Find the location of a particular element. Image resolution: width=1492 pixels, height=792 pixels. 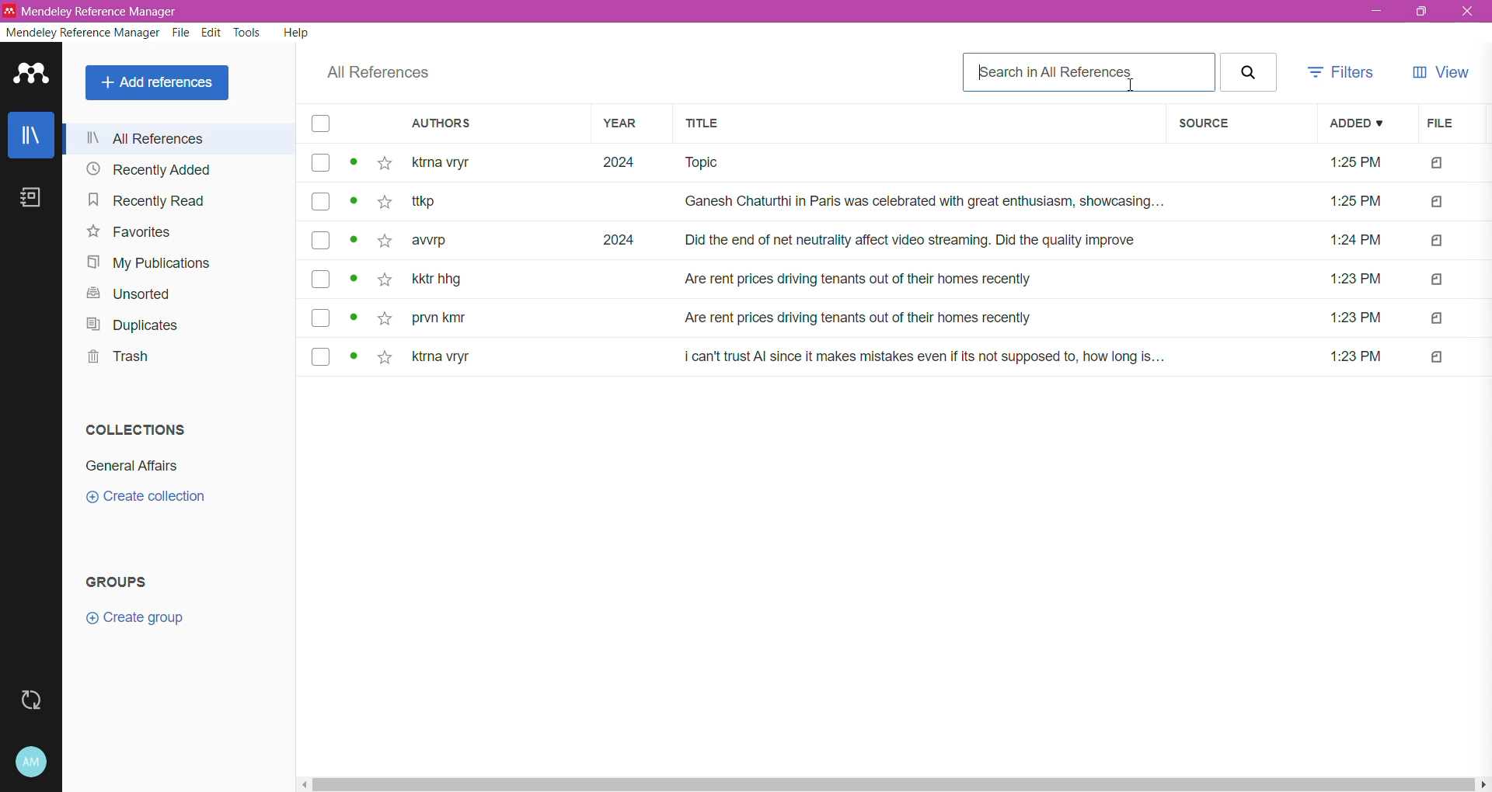

click here to add to favourites is located at coordinates (383, 201).